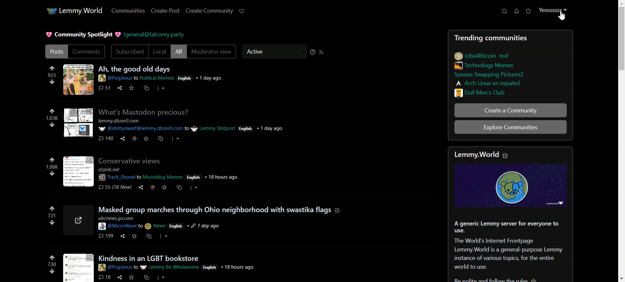 Image resolution: width=625 pixels, height=282 pixels. What do you see at coordinates (149, 258) in the screenshot?
I see `` at bounding box center [149, 258].